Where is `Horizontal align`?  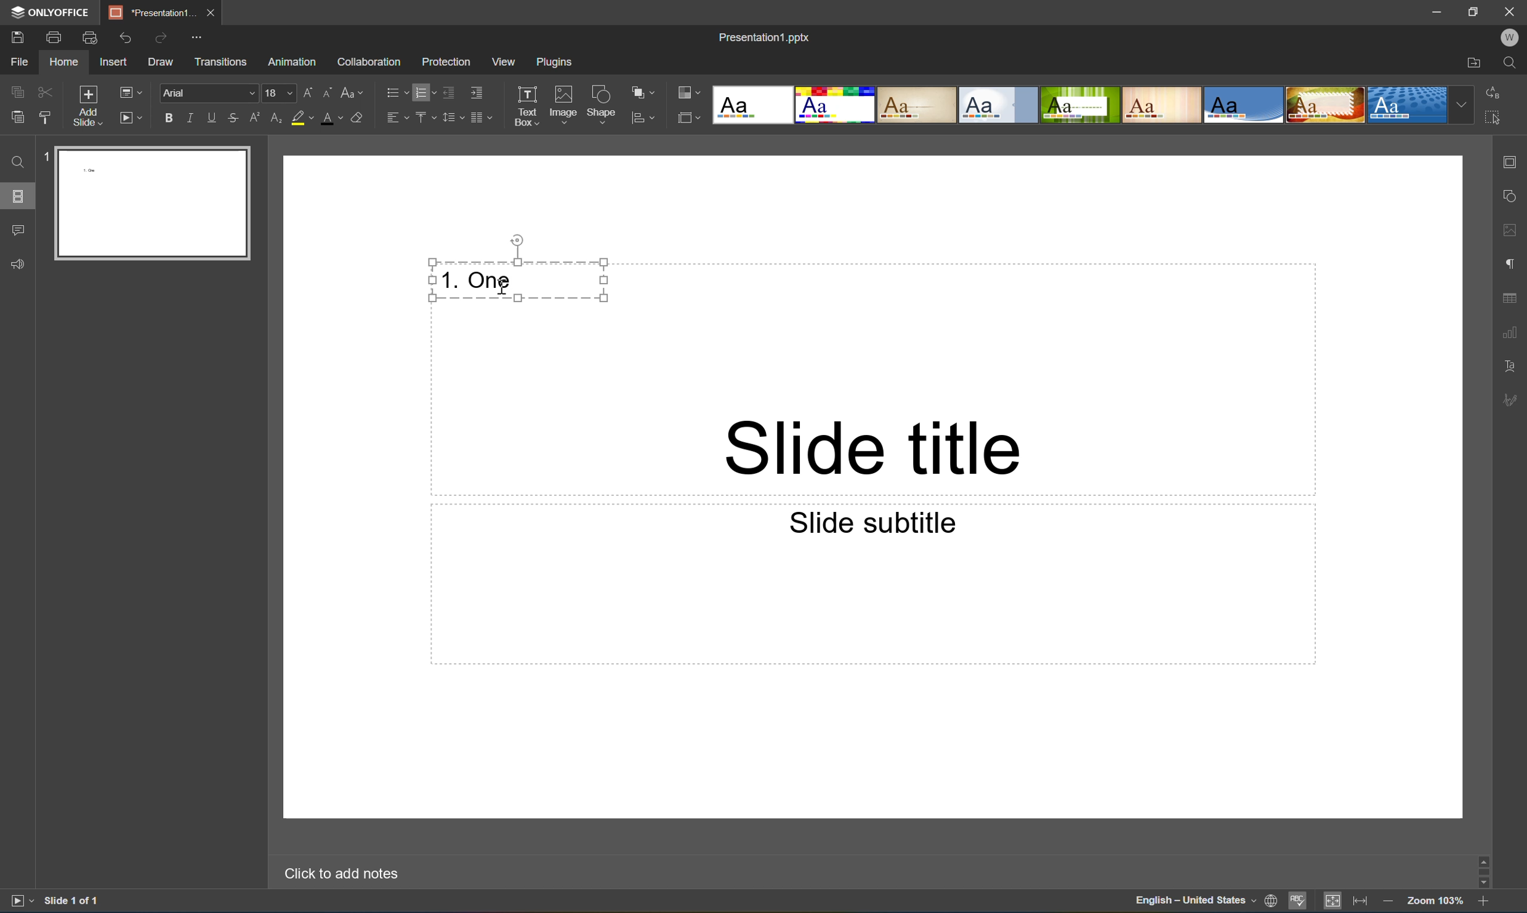
Horizontal align is located at coordinates (395, 116).